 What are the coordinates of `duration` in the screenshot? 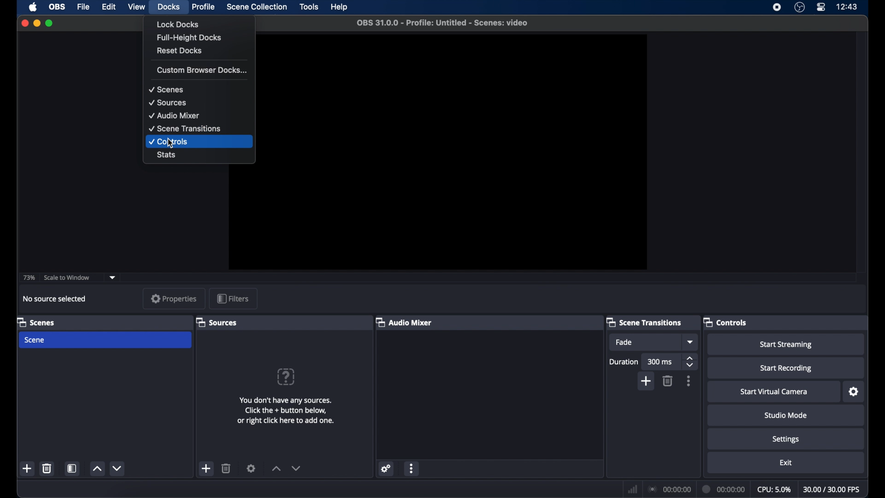 It's located at (623, 362).